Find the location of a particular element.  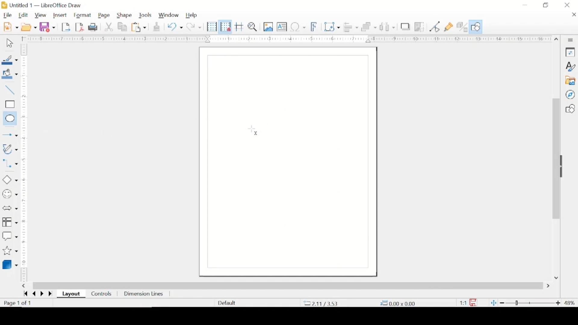

curves and polygons is located at coordinates (10, 149).